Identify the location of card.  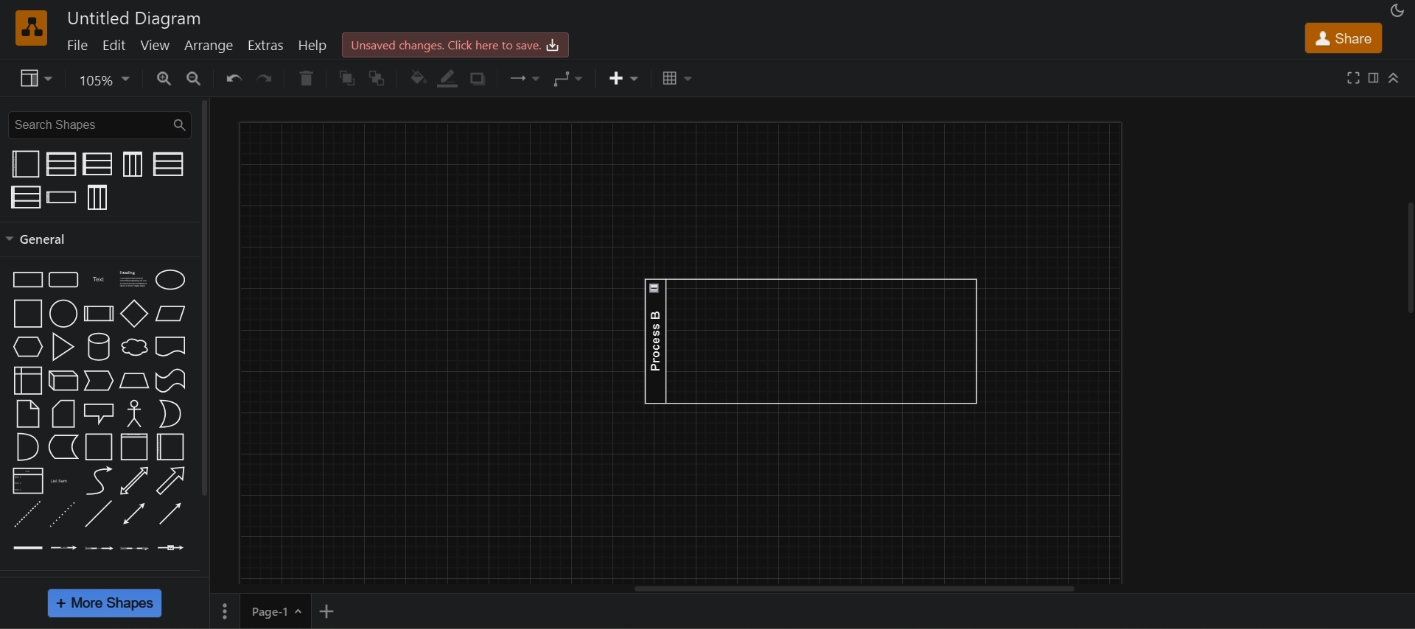
(63, 413).